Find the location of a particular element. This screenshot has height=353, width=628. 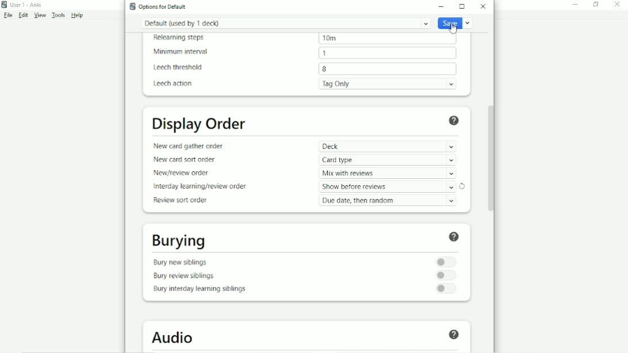

User 1 - Anki is located at coordinates (26, 5).